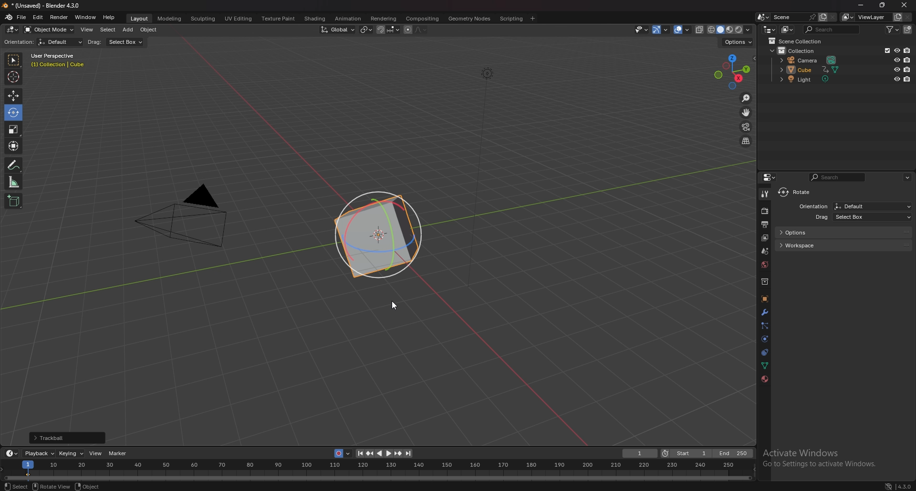 Image resolution: width=916 pixels, height=491 pixels. I want to click on scene, so click(794, 17).